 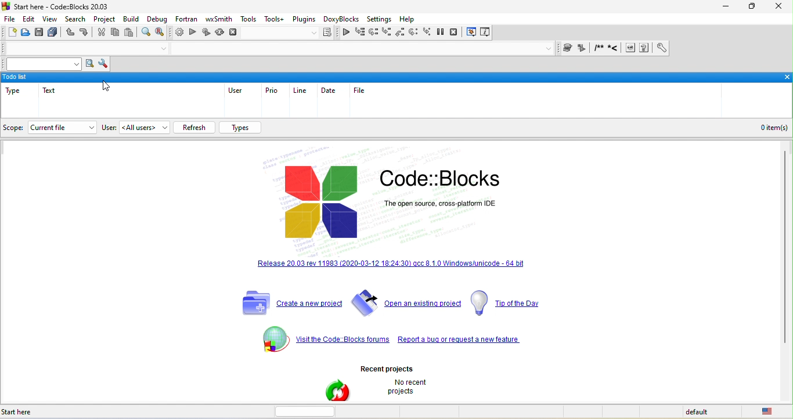 I want to click on stop debugger, so click(x=457, y=33).